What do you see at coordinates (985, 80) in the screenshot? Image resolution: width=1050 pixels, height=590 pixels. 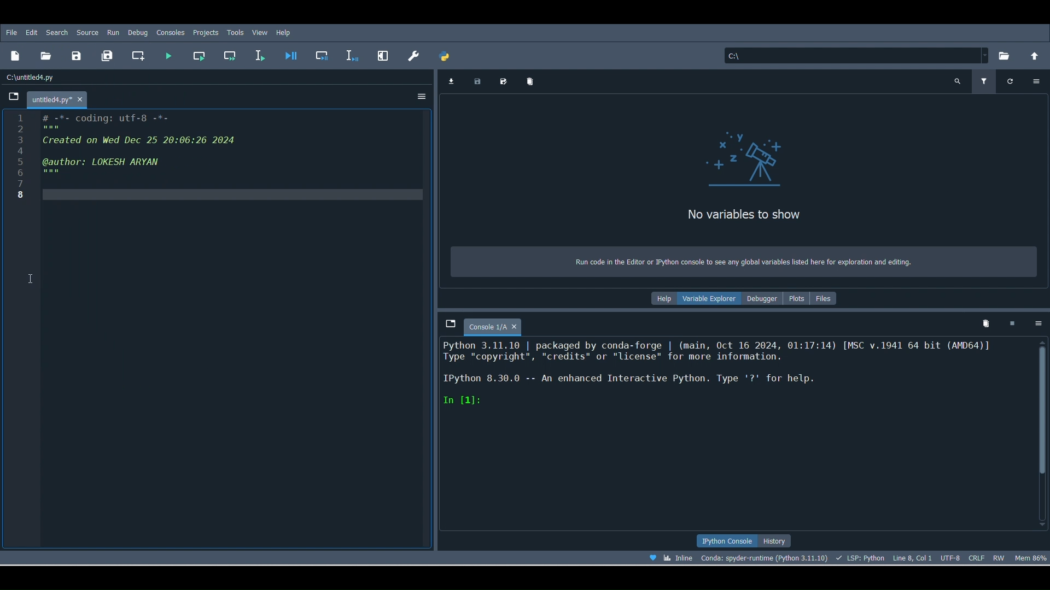 I see `Filter variables` at bounding box center [985, 80].